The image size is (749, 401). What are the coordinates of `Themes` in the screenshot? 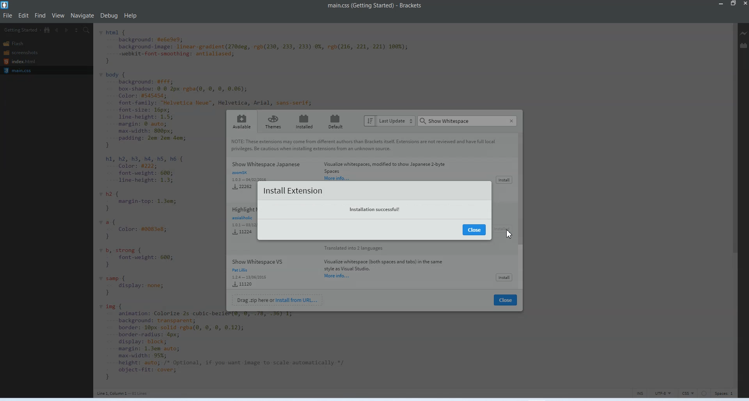 It's located at (273, 121).